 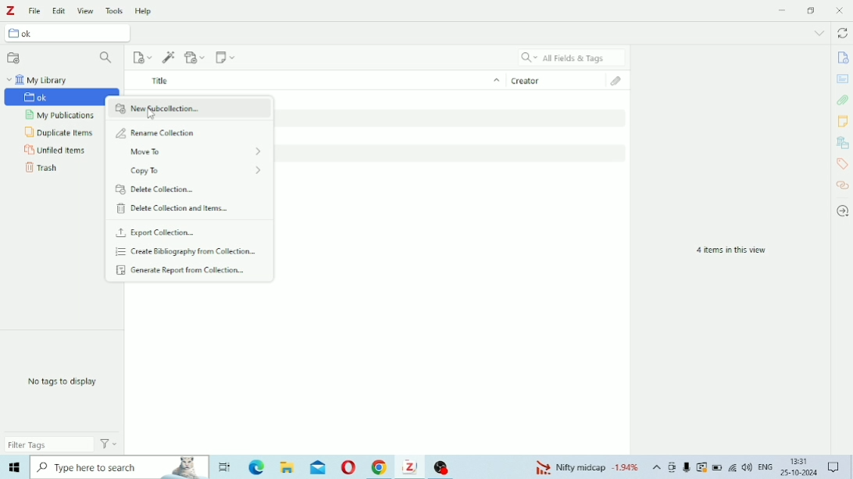 What do you see at coordinates (109, 443) in the screenshot?
I see `Actions` at bounding box center [109, 443].